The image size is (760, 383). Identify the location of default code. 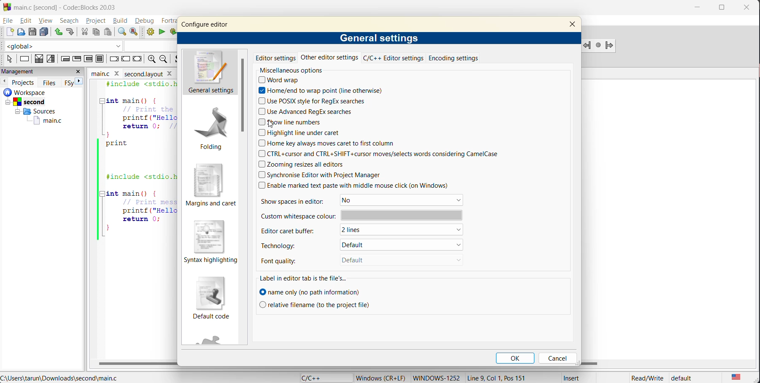
(213, 299).